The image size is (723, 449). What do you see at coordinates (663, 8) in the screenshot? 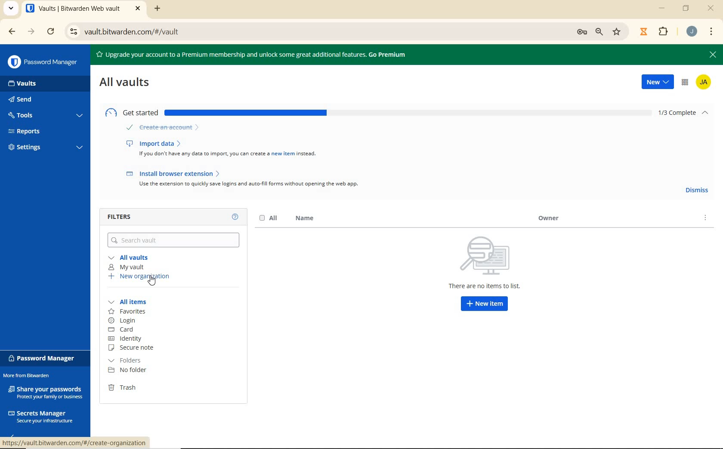
I see `minimize` at bounding box center [663, 8].